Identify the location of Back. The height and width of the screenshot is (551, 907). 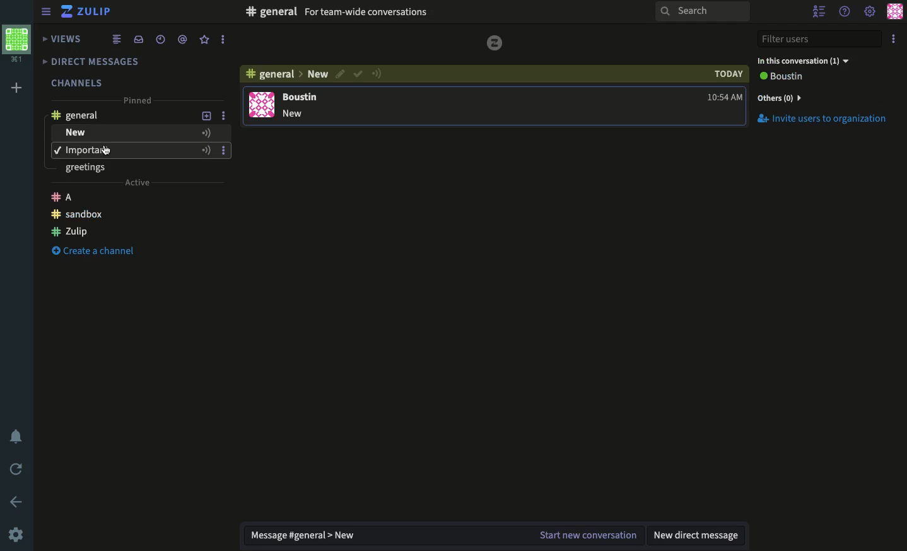
(16, 501).